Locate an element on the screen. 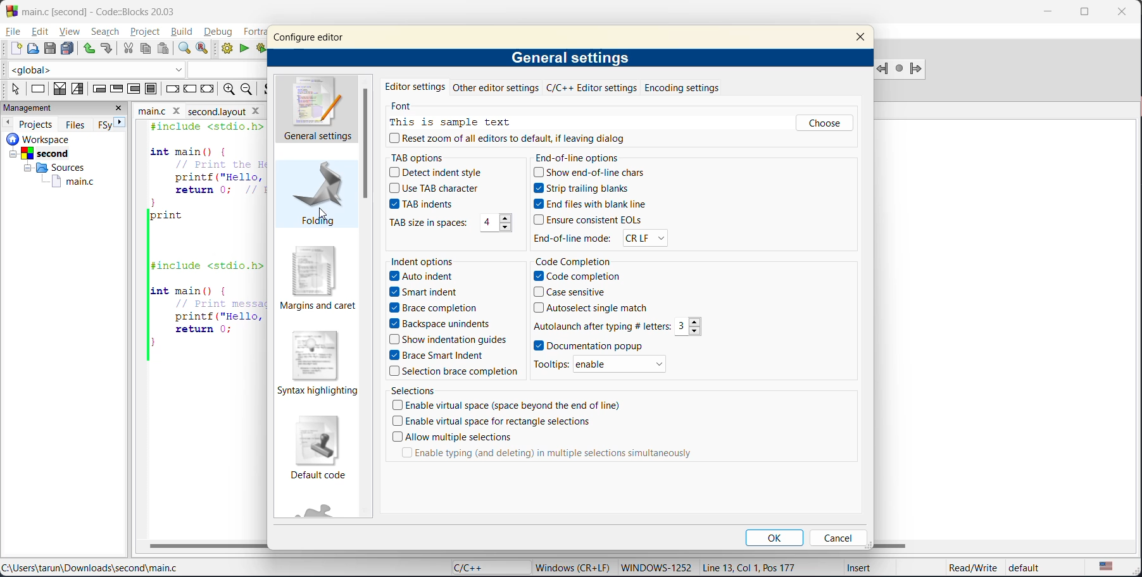 This screenshot has width=1142, height=577. maximize is located at coordinates (1083, 14).